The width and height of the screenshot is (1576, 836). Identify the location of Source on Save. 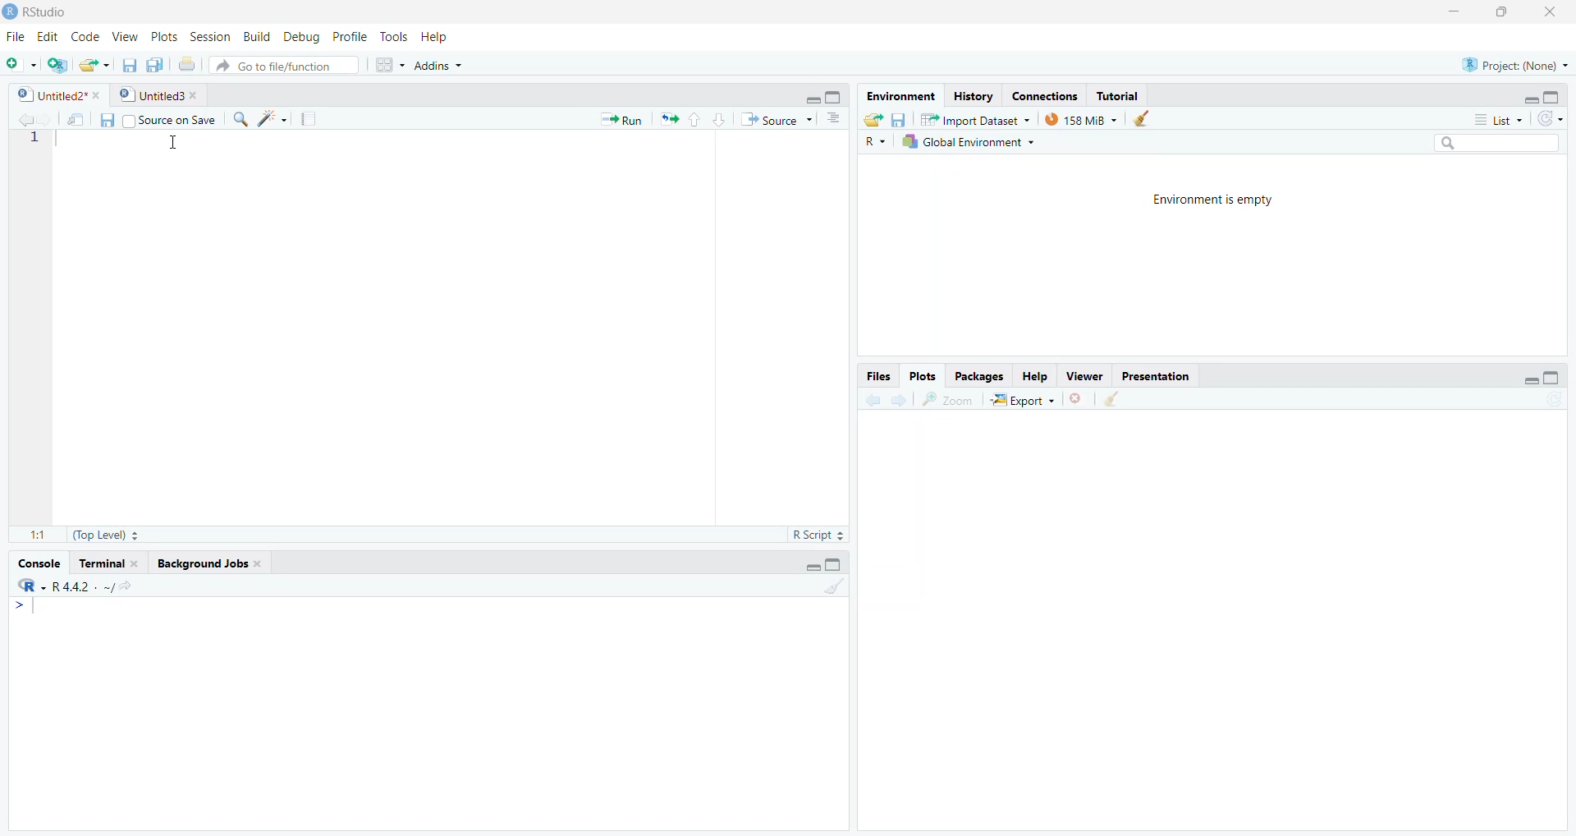
(173, 119).